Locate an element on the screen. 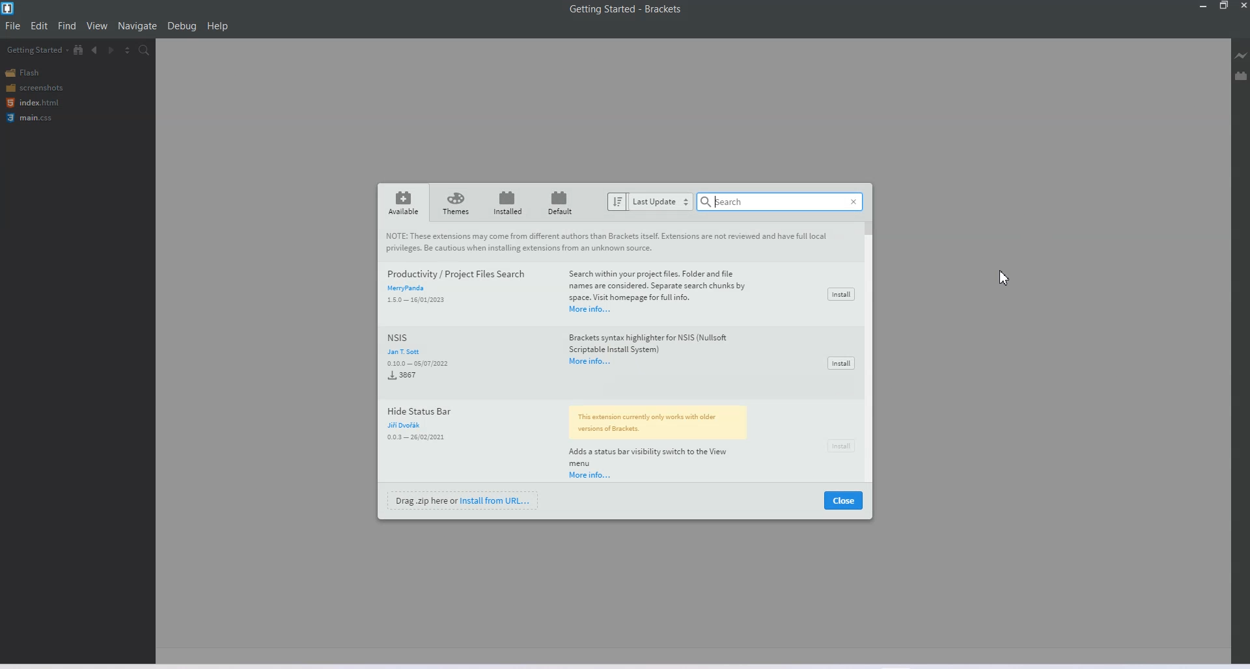 The image size is (1250, 669). cursor is located at coordinates (1001, 279).